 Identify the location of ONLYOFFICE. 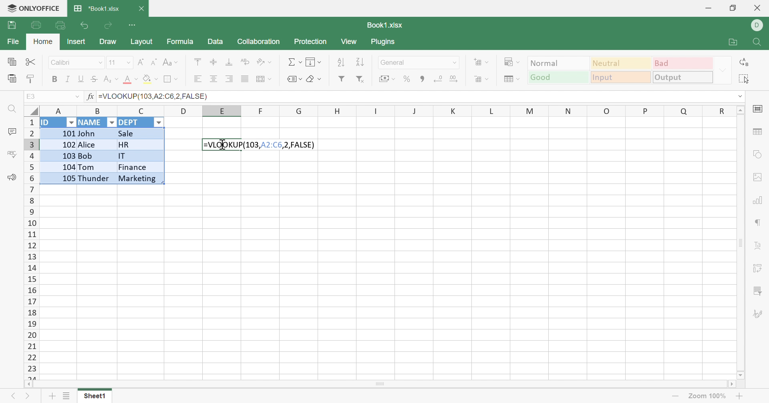
(34, 9).